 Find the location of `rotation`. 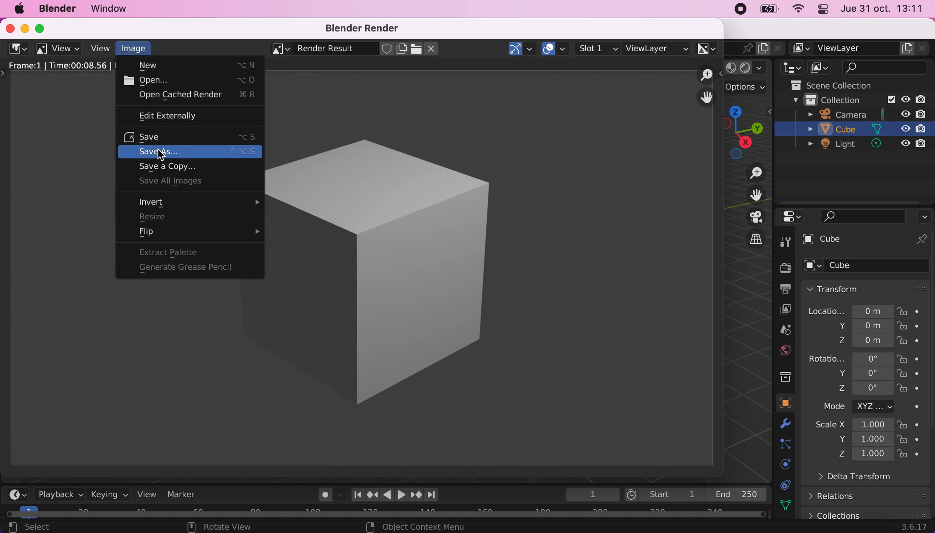

rotation is located at coordinates (849, 358).